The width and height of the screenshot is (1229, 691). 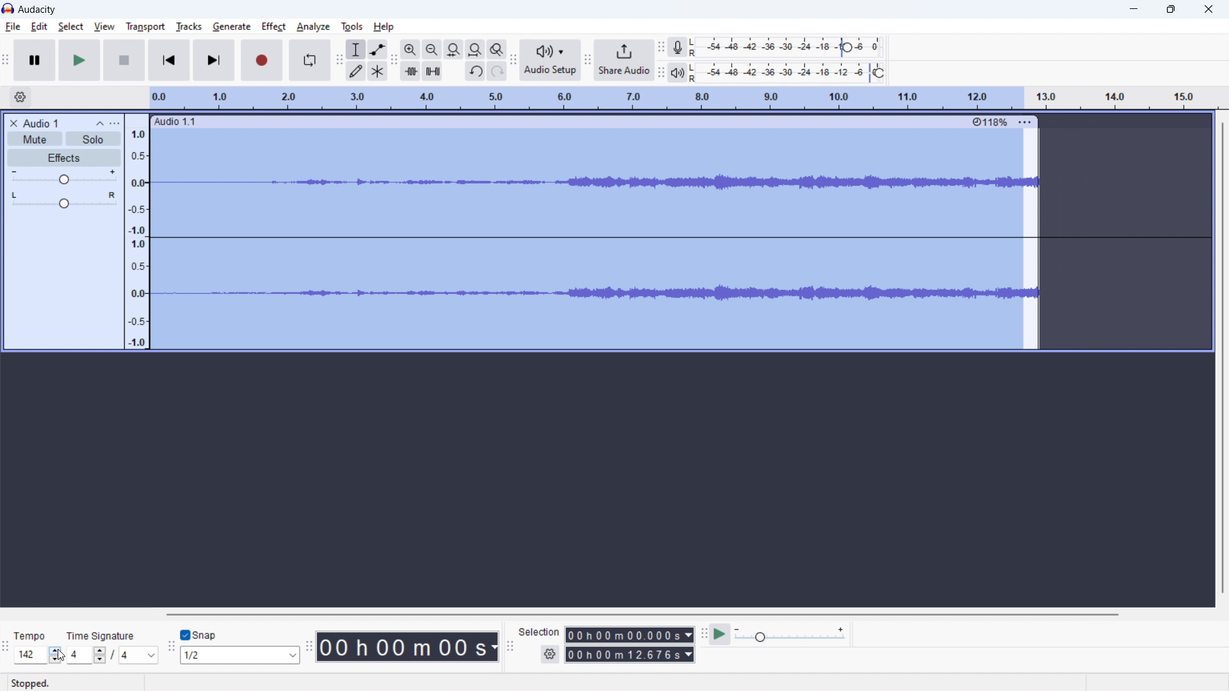 What do you see at coordinates (378, 70) in the screenshot?
I see `multi tool` at bounding box center [378, 70].